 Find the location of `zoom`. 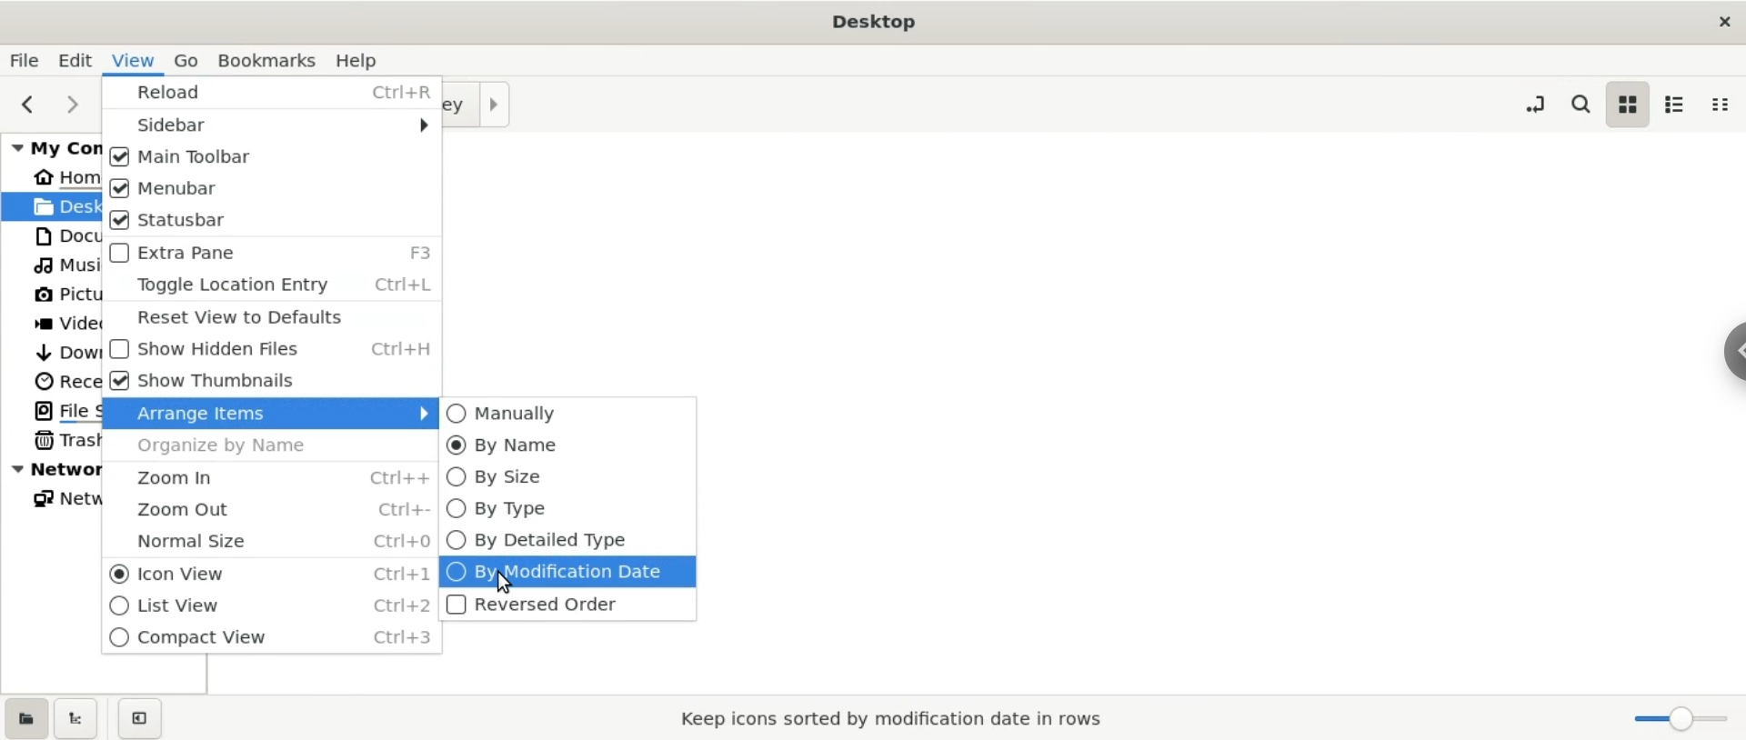

zoom is located at coordinates (1683, 719).